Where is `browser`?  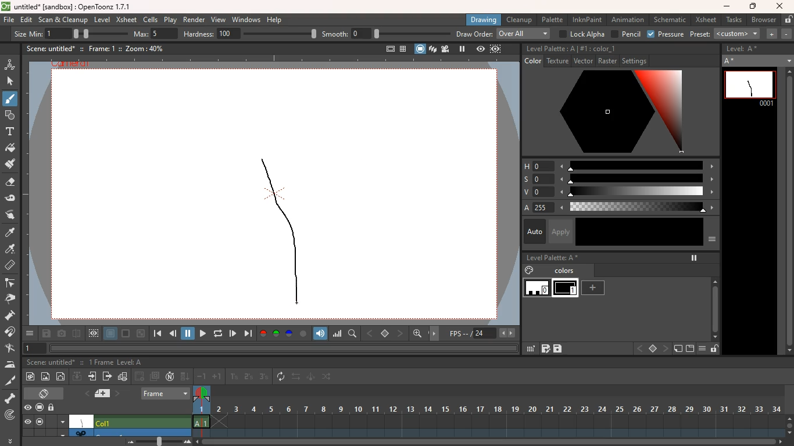
browser is located at coordinates (763, 19).